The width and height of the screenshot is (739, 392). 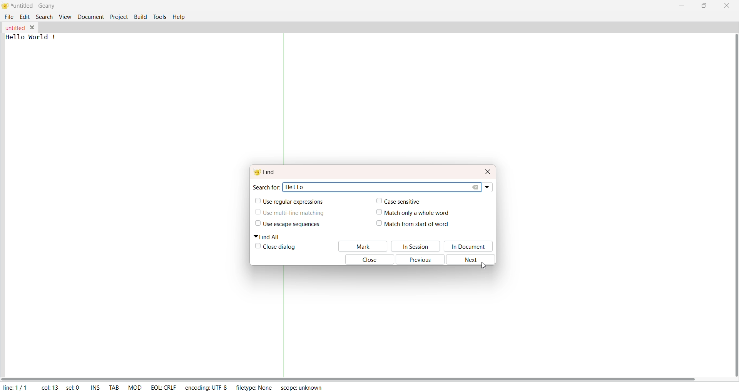 What do you see at coordinates (299, 188) in the screenshot?
I see `Hello` at bounding box center [299, 188].